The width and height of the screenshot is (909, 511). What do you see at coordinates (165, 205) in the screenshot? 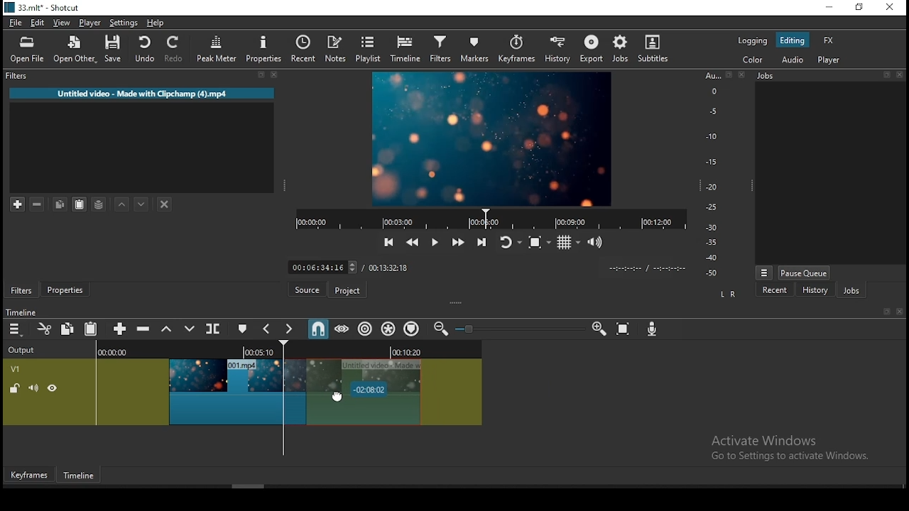
I see `deselct filter` at bounding box center [165, 205].